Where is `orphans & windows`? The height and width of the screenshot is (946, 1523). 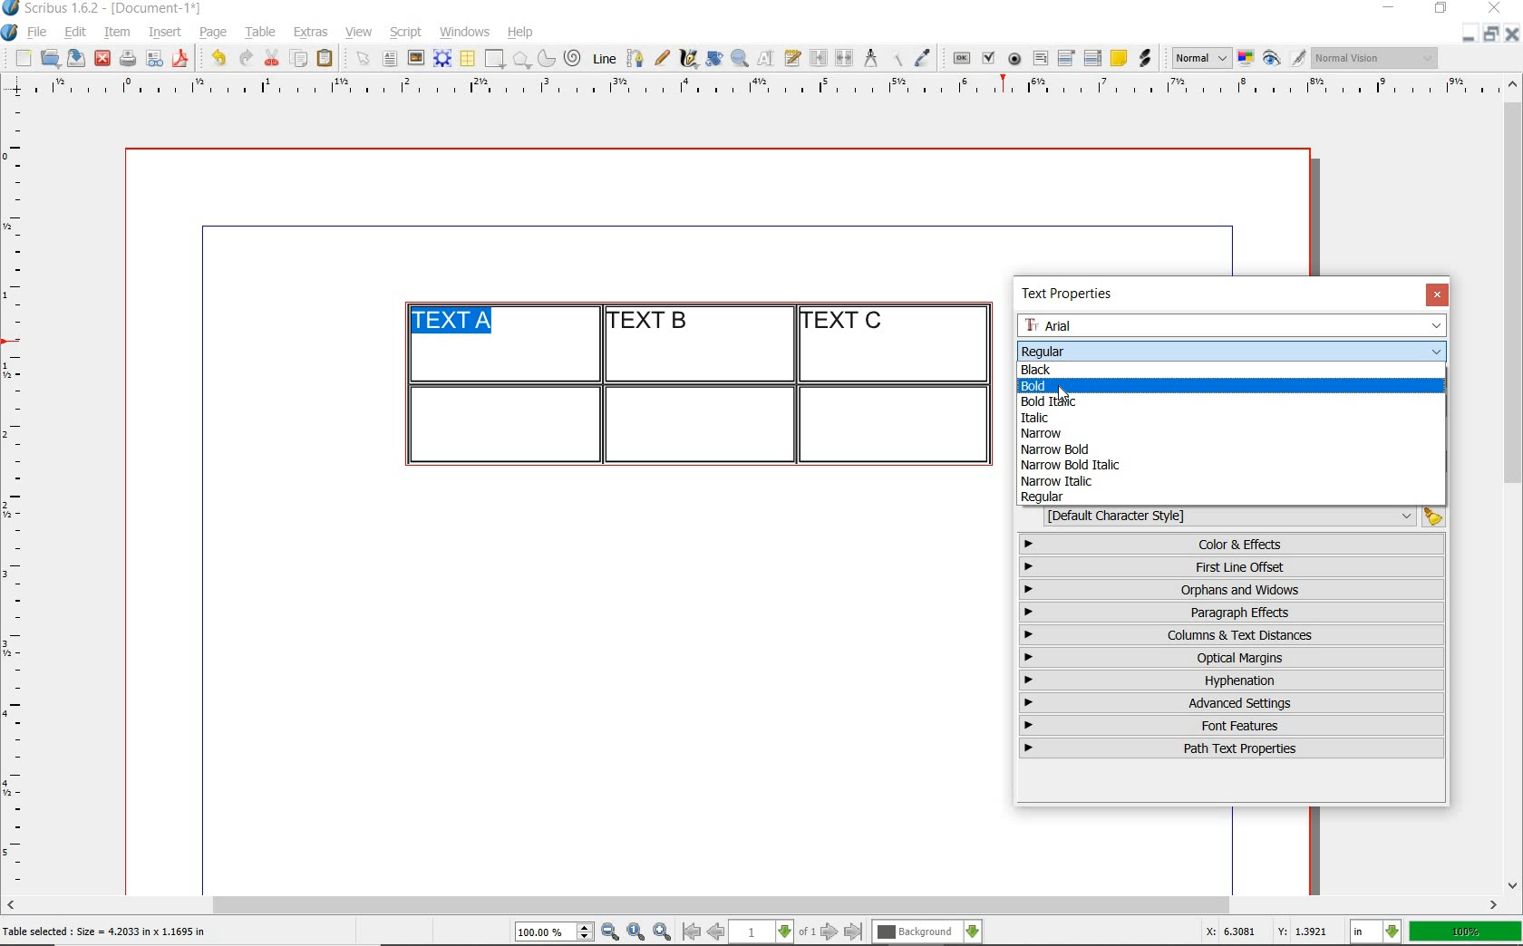 orphans & windows is located at coordinates (1230, 591).